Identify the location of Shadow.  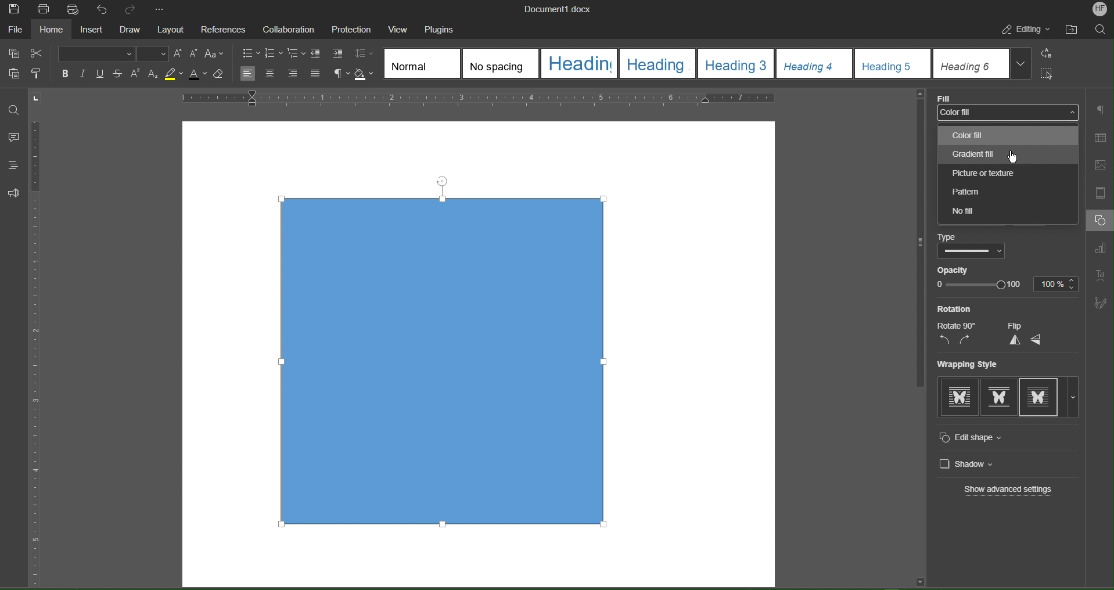
(971, 465).